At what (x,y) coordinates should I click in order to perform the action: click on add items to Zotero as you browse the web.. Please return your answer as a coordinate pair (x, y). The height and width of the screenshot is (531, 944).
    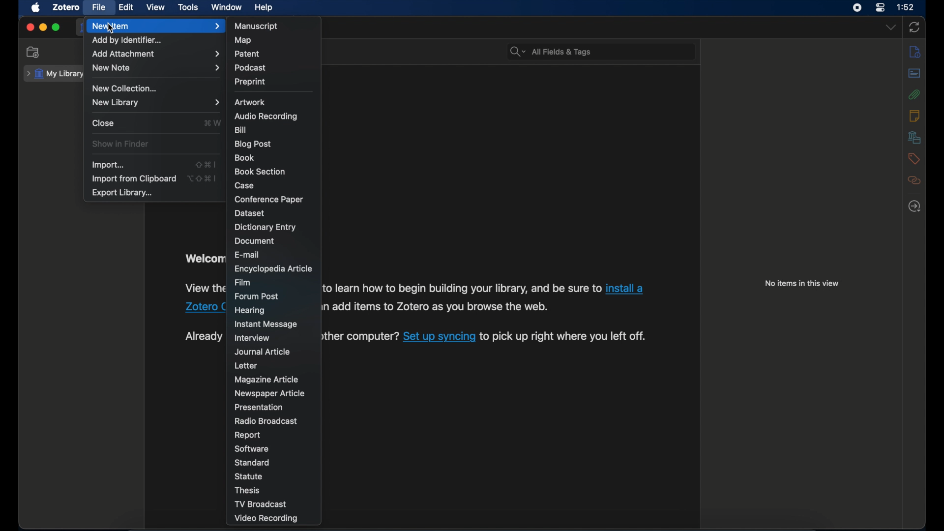
    Looking at the image, I should click on (439, 307).